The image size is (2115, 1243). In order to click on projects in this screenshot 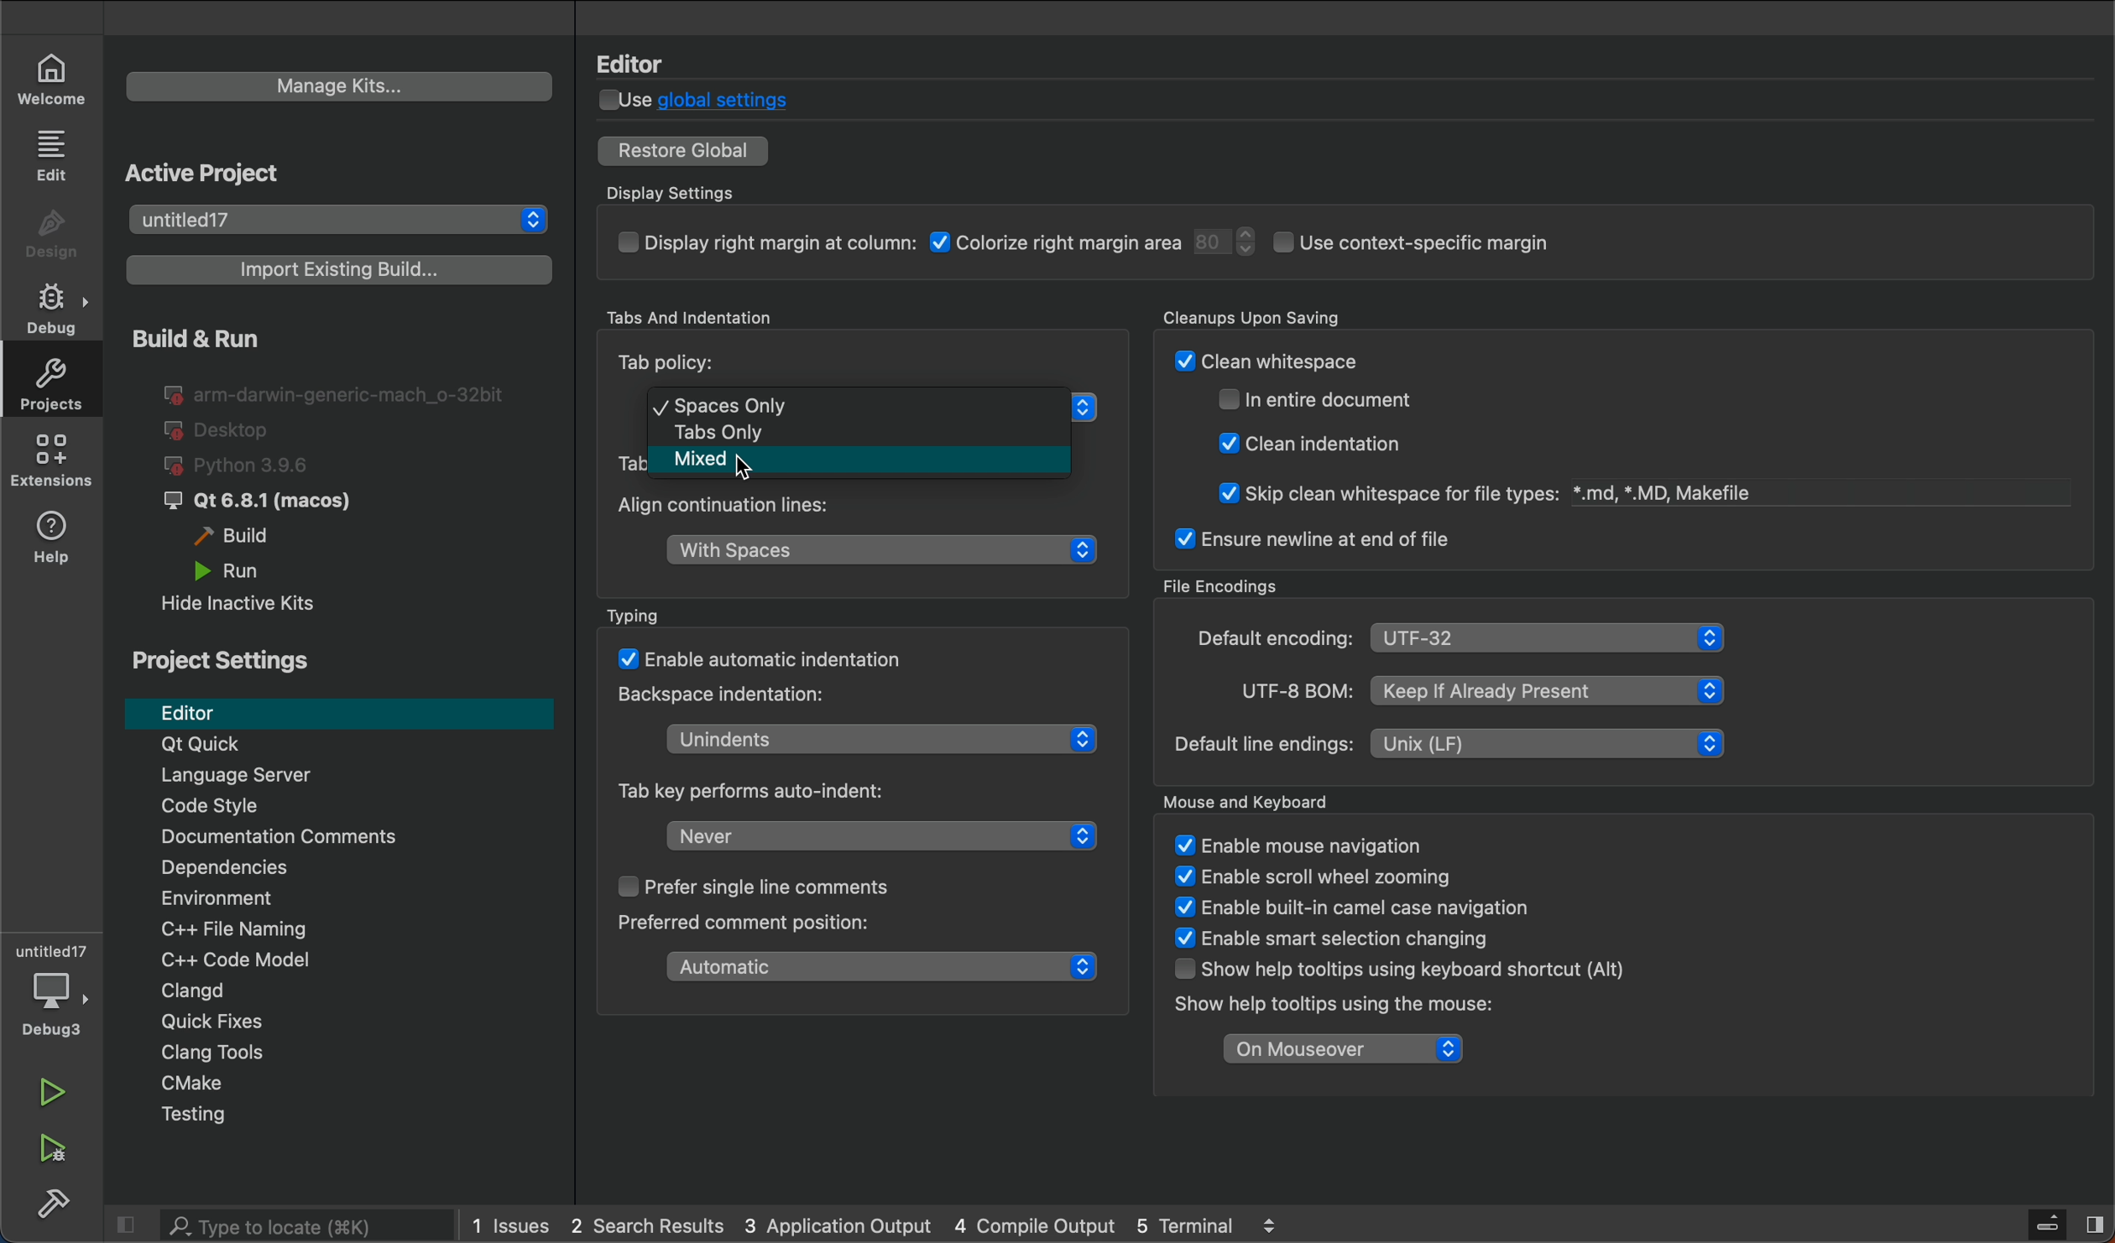, I will do `click(47, 380)`.